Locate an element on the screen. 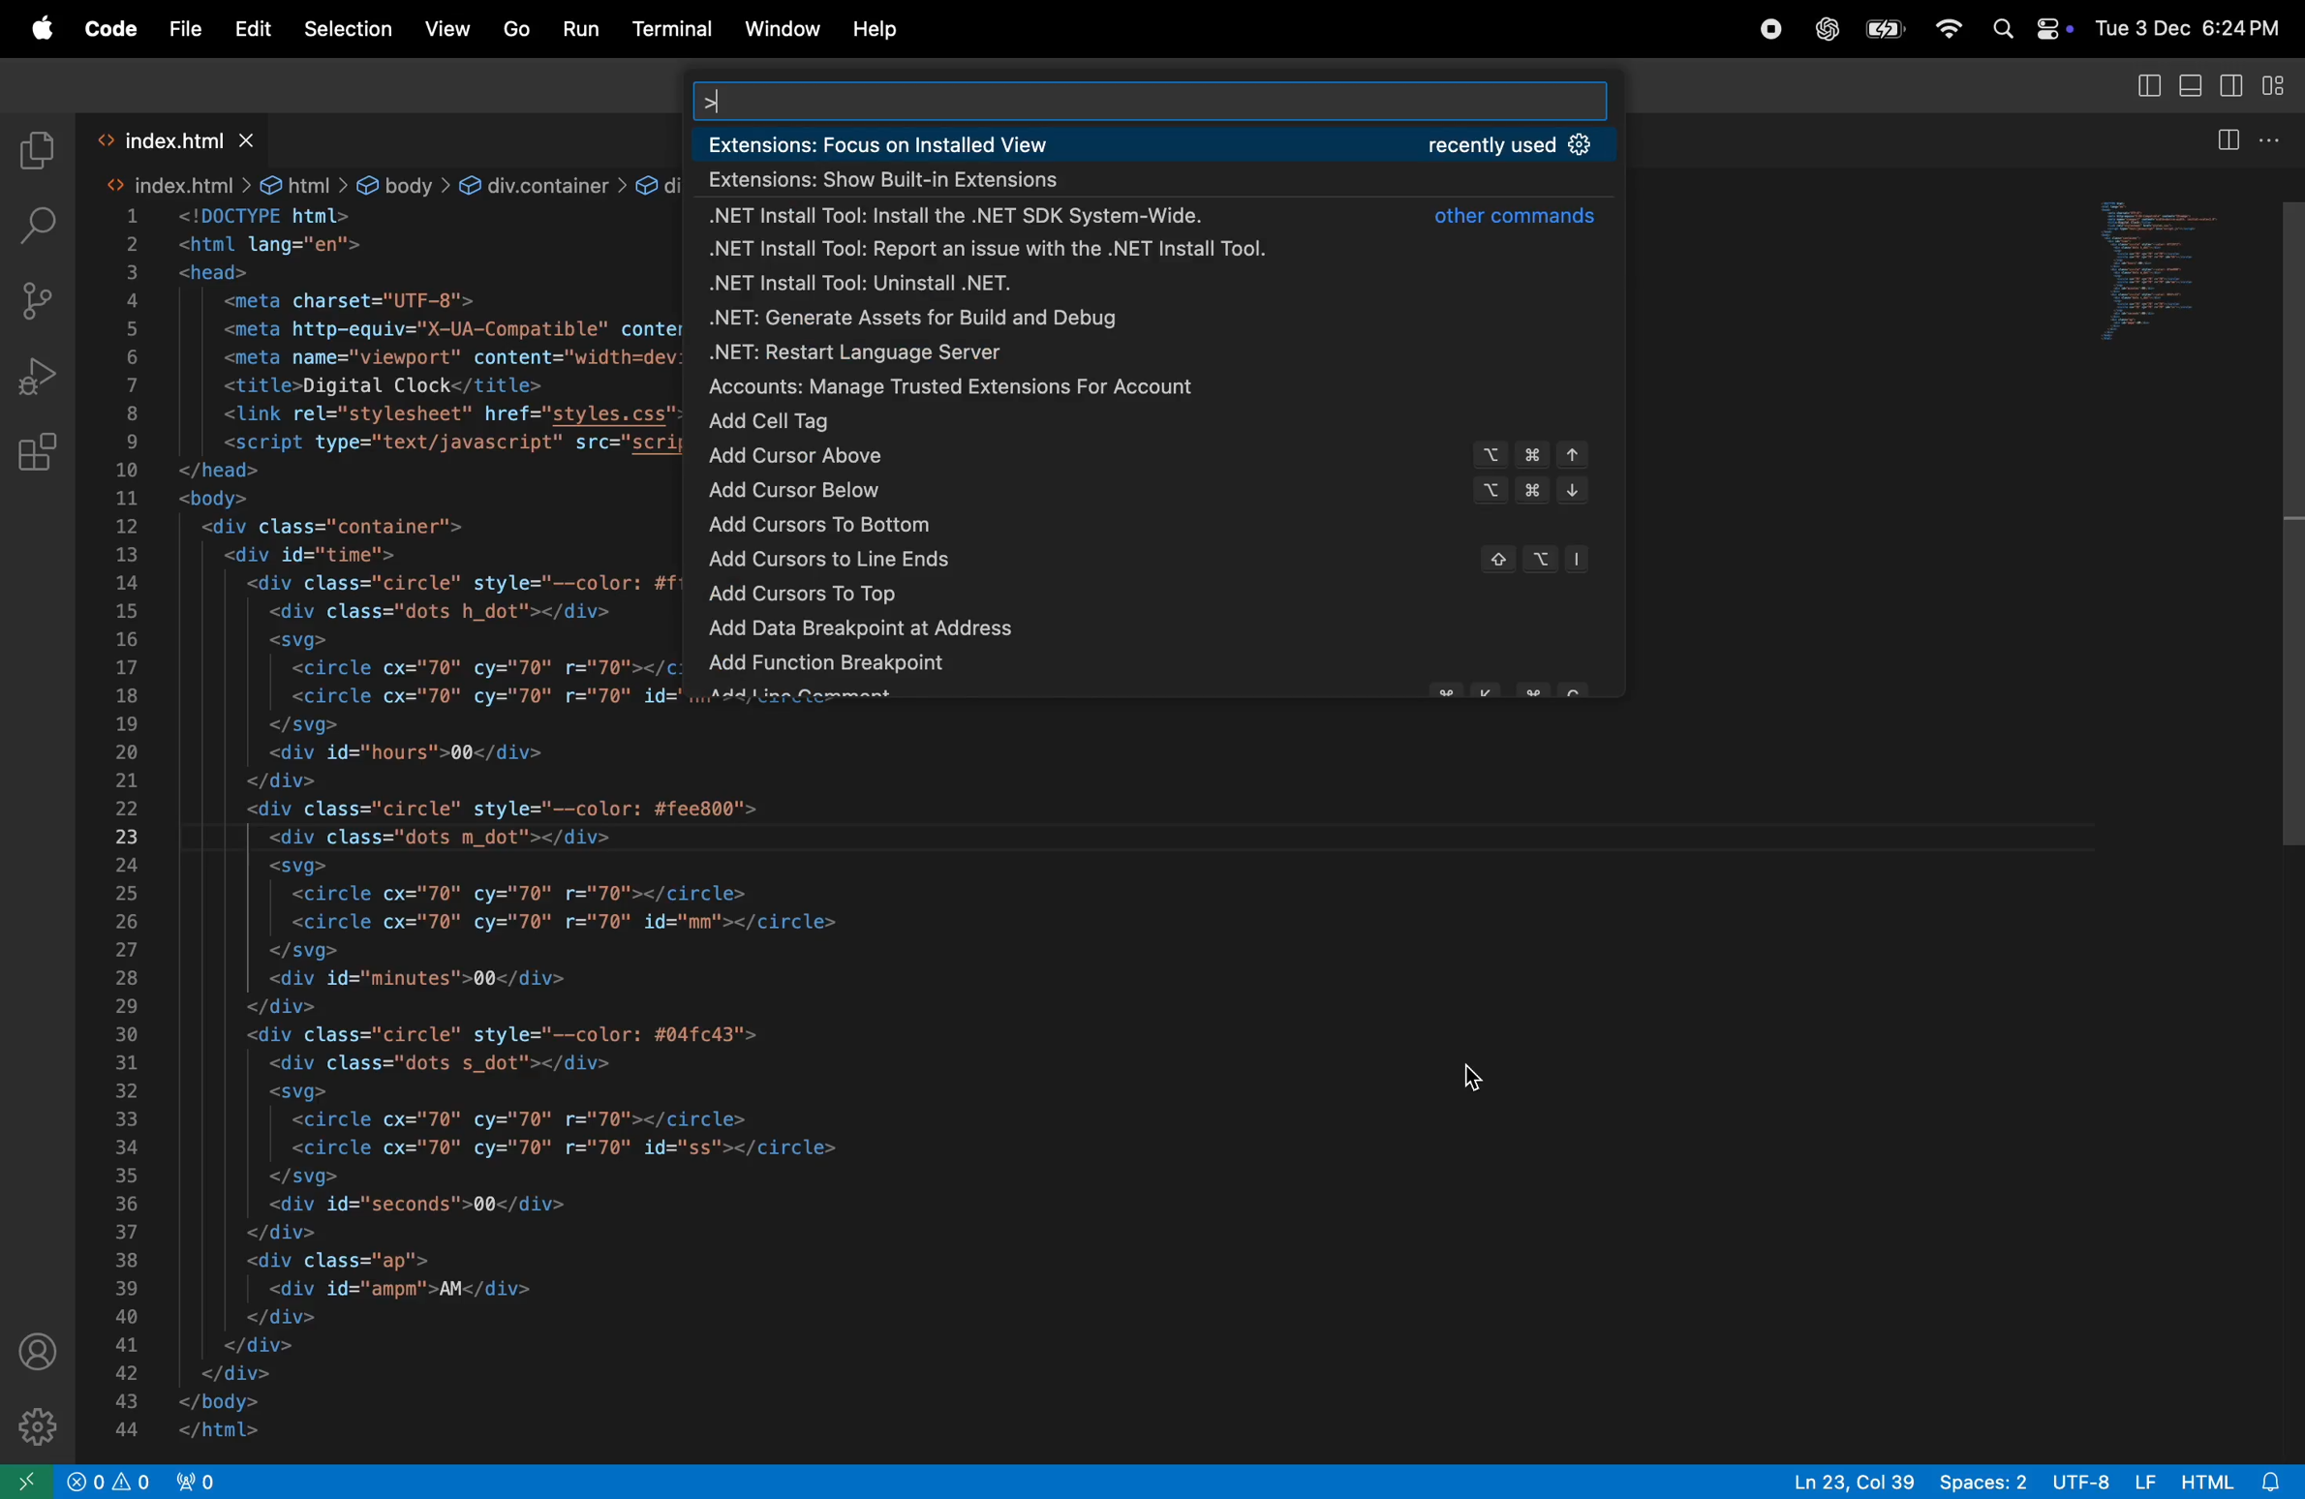 This screenshot has height=1499, width=2305. ln 23 col 39 is located at coordinates (1852, 1480).